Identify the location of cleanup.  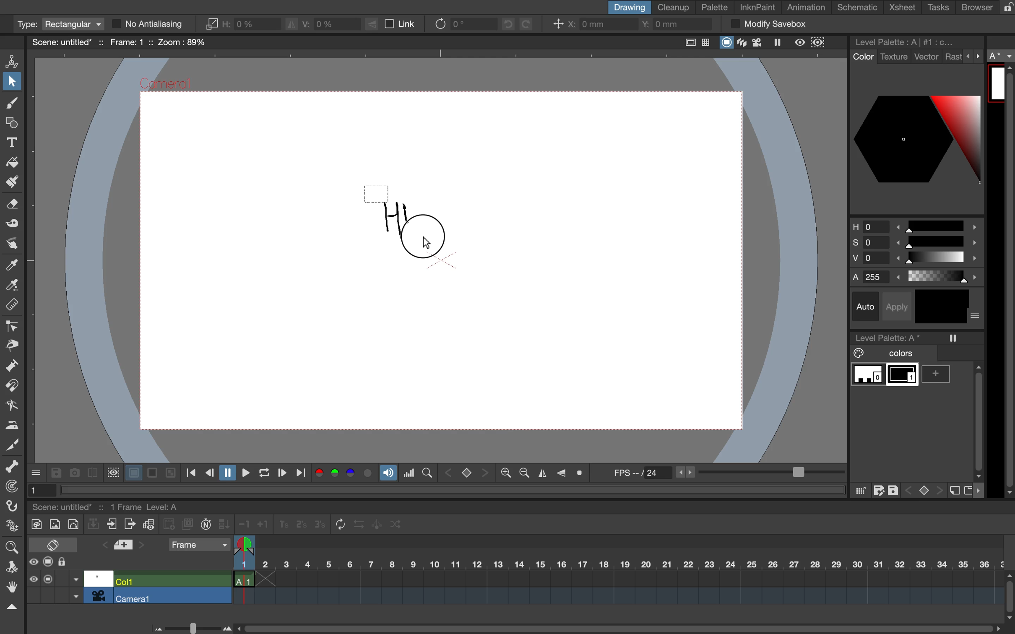
(674, 7).